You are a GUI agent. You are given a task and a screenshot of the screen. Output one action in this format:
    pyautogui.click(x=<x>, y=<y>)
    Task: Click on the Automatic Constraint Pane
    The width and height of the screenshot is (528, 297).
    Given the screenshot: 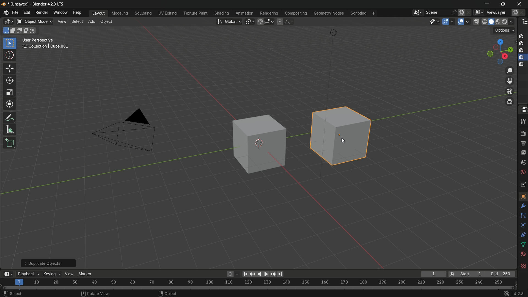 What is the action you would take?
    pyautogui.click(x=362, y=294)
    